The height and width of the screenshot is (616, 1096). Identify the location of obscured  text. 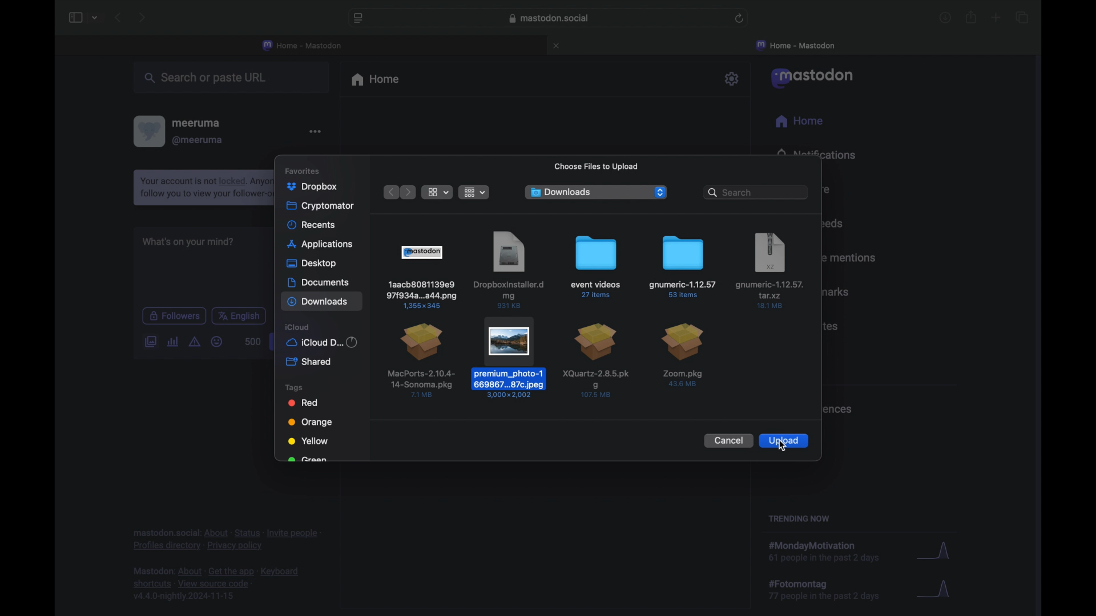
(308, 460).